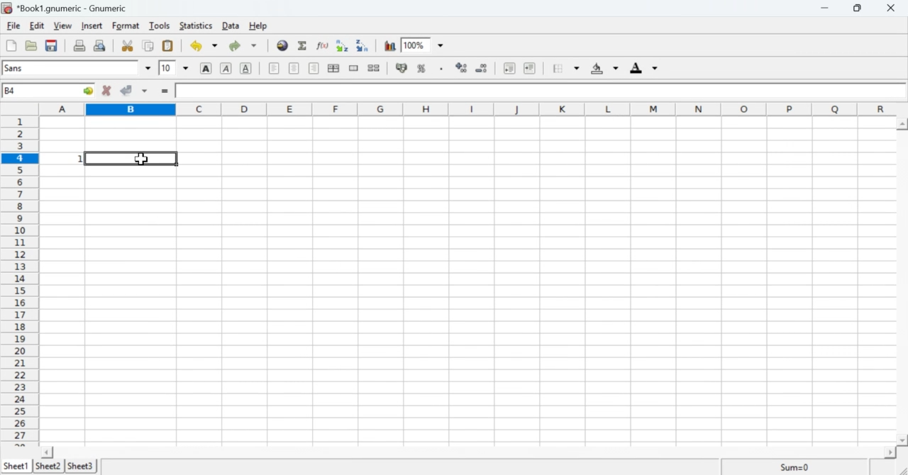 Image resolution: width=908 pixels, height=475 pixels. I want to click on cursor, so click(140, 160).